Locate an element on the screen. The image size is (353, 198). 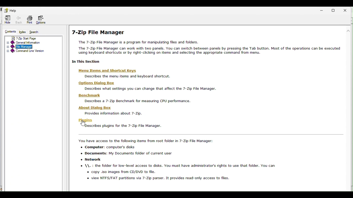
click is located at coordinates (83, 124).